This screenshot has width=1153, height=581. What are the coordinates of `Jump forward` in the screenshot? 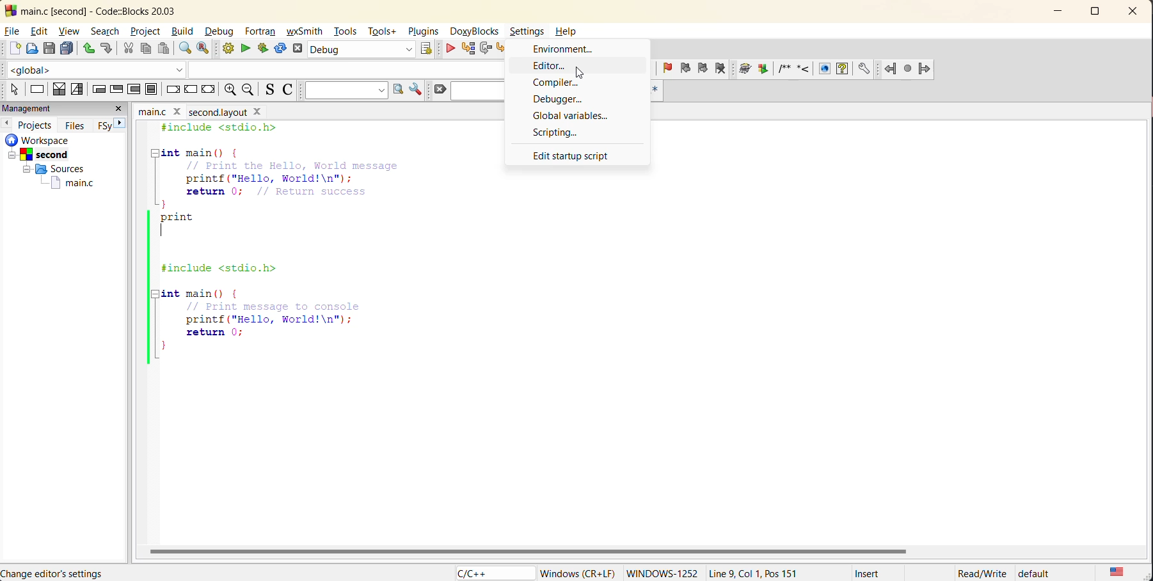 It's located at (926, 67).